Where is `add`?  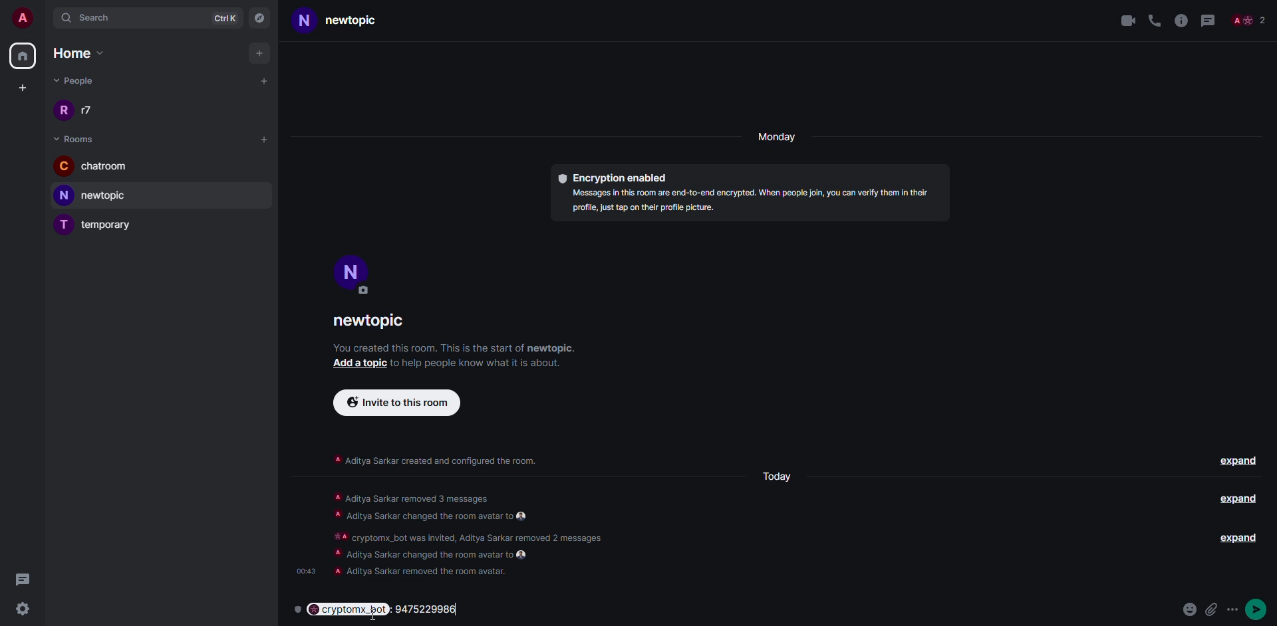 add is located at coordinates (265, 80).